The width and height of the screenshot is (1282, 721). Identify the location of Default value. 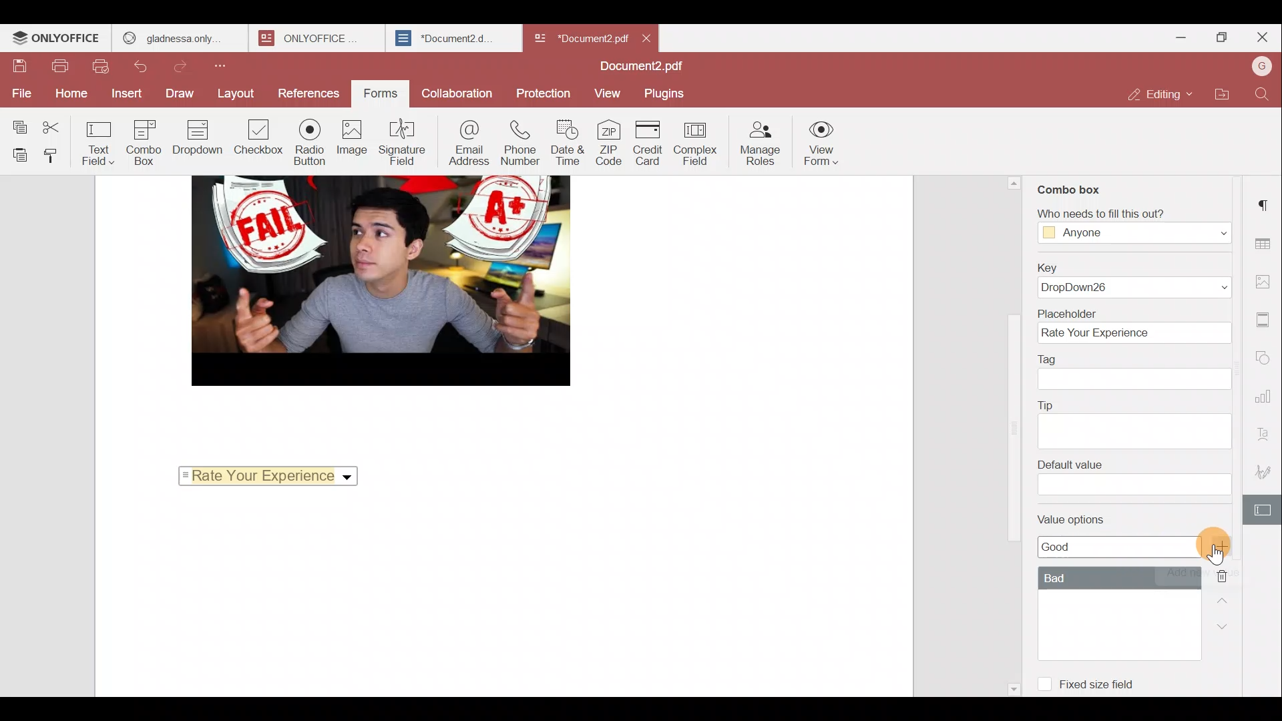
(1133, 477).